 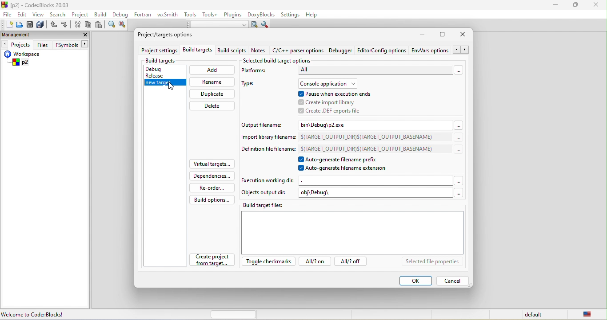 I want to click on Import library filename: S(TARGET_OUTPUT_DIR)S(TARGET_OUTPUT_BASENAME), so click(x=350, y=137).